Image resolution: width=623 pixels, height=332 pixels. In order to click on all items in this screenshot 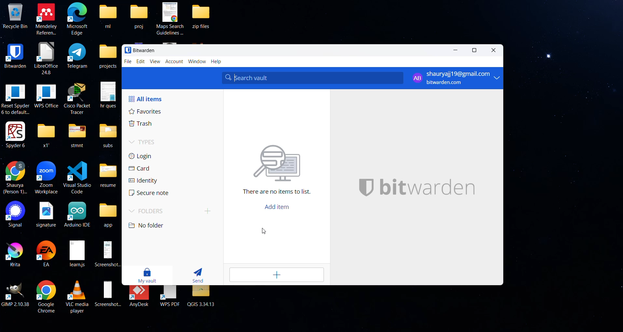, I will do `click(162, 98)`.